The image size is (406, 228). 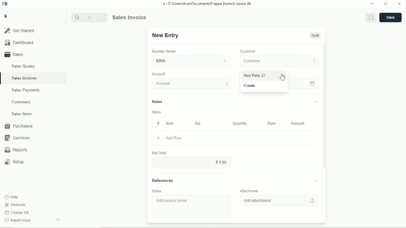 I want to click on Help, so click(x=12, y=197).